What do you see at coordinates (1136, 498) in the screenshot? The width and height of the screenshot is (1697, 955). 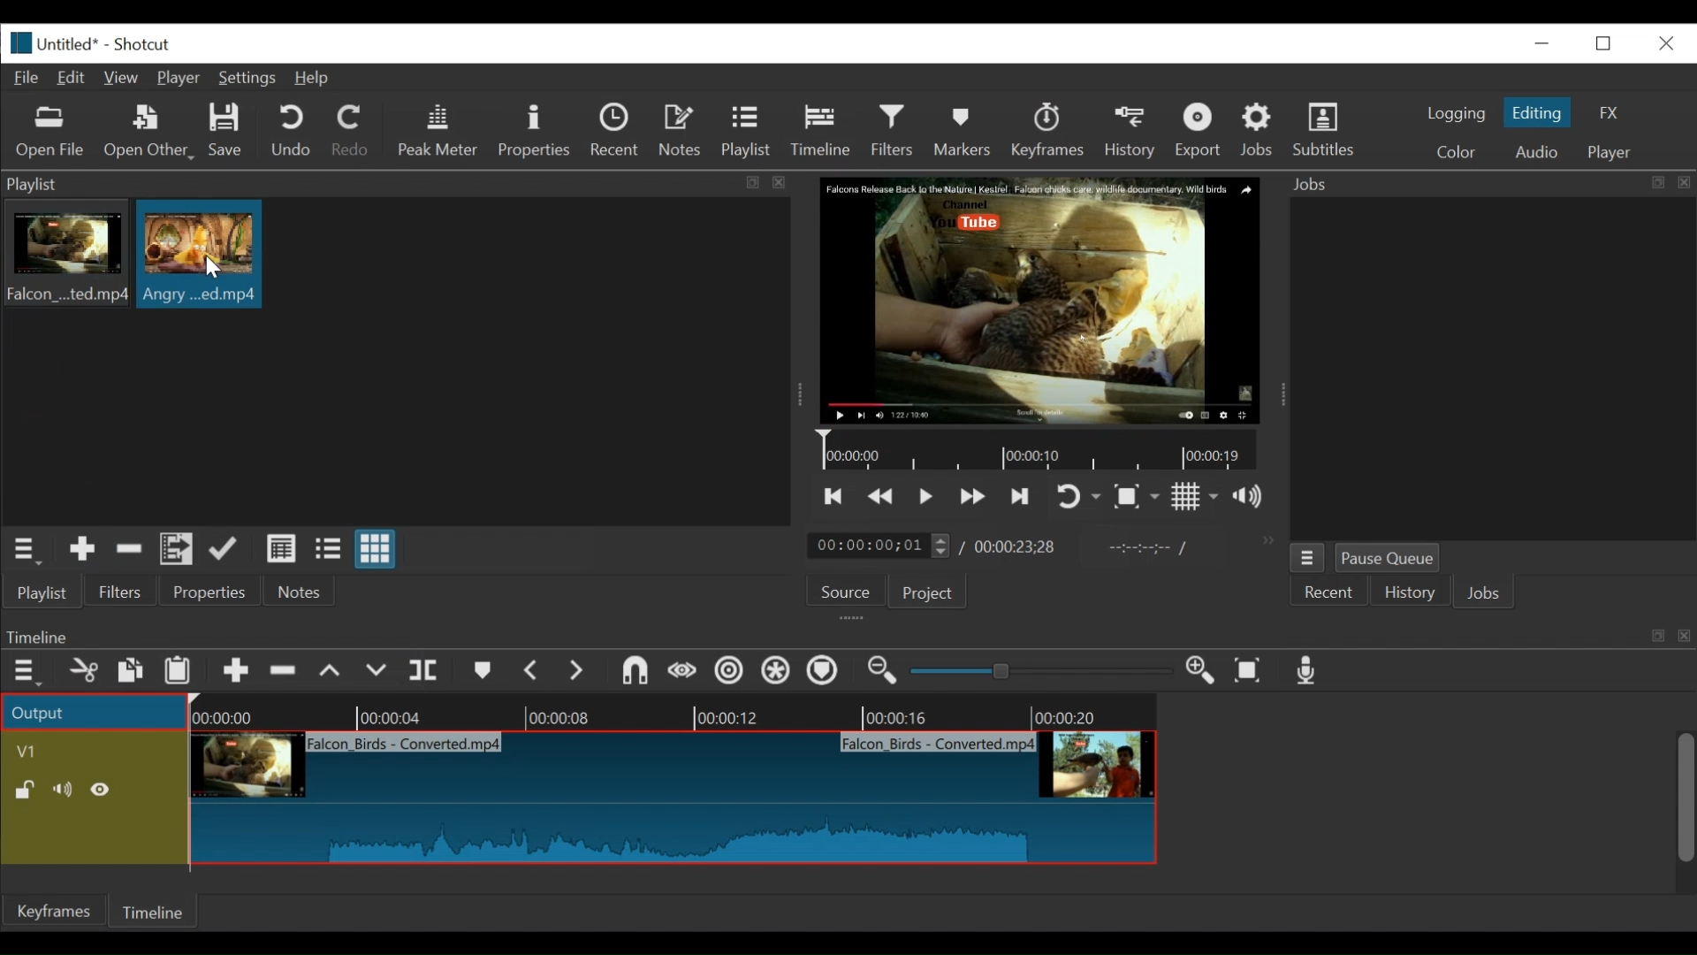 I see `Toggle zoom` at bounding box center [1136, 498].